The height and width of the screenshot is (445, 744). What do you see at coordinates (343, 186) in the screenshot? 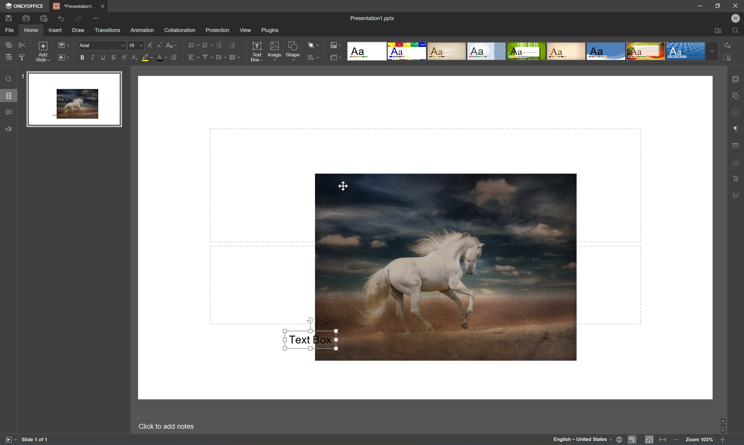
I see `Cursor Position AFTER_LAST_ACTION` at bounding box center [343, 186].